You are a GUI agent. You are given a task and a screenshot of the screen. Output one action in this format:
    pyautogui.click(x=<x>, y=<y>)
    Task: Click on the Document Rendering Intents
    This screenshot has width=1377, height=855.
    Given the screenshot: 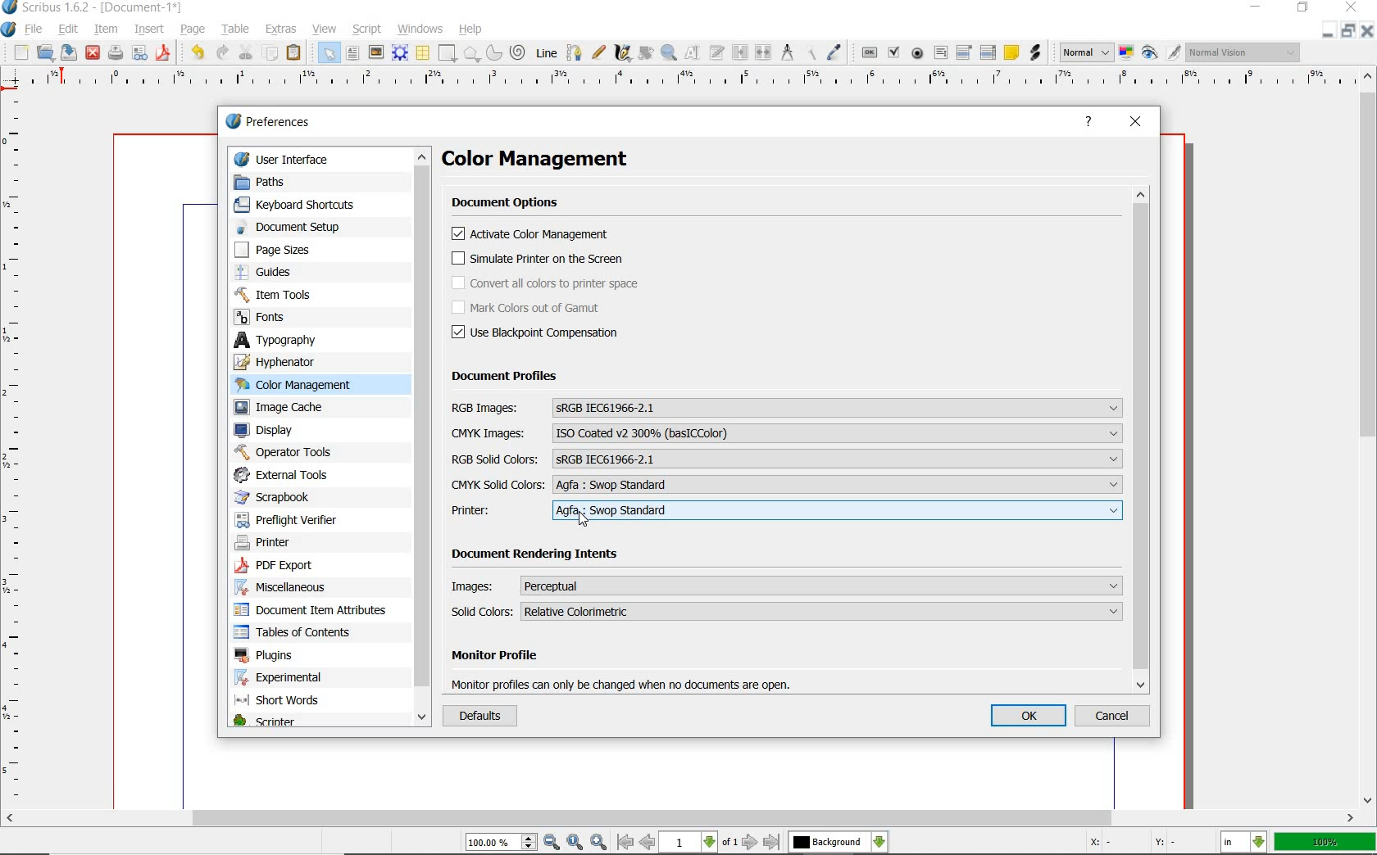 What is the action you would take?
    pyautogui.click(x=538, y=556)
    